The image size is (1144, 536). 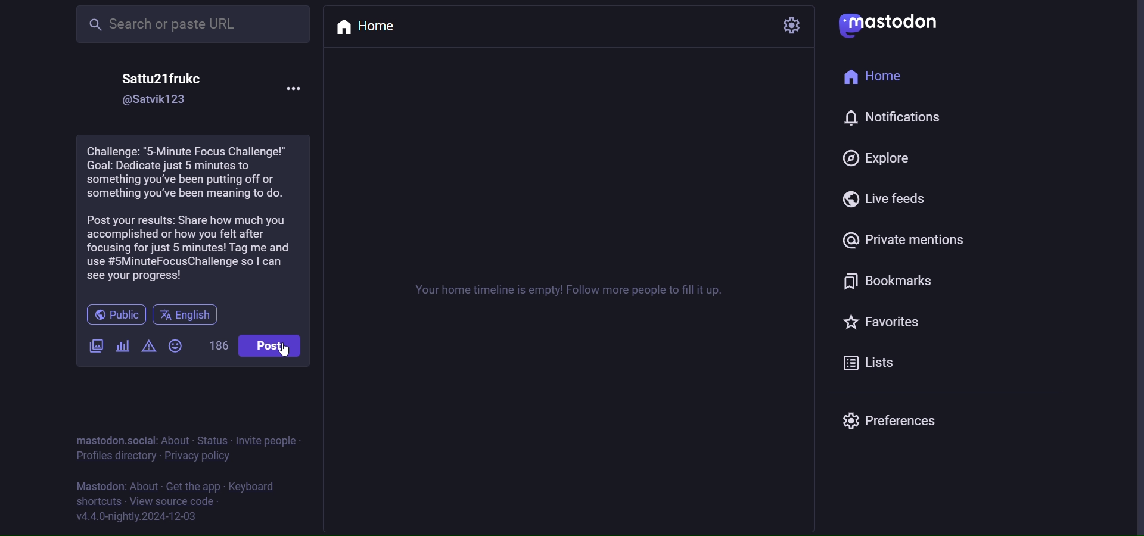 What do you see at coordinates (159, 99) in the screenshot?
I see `id` at bounding box center [159, 99].